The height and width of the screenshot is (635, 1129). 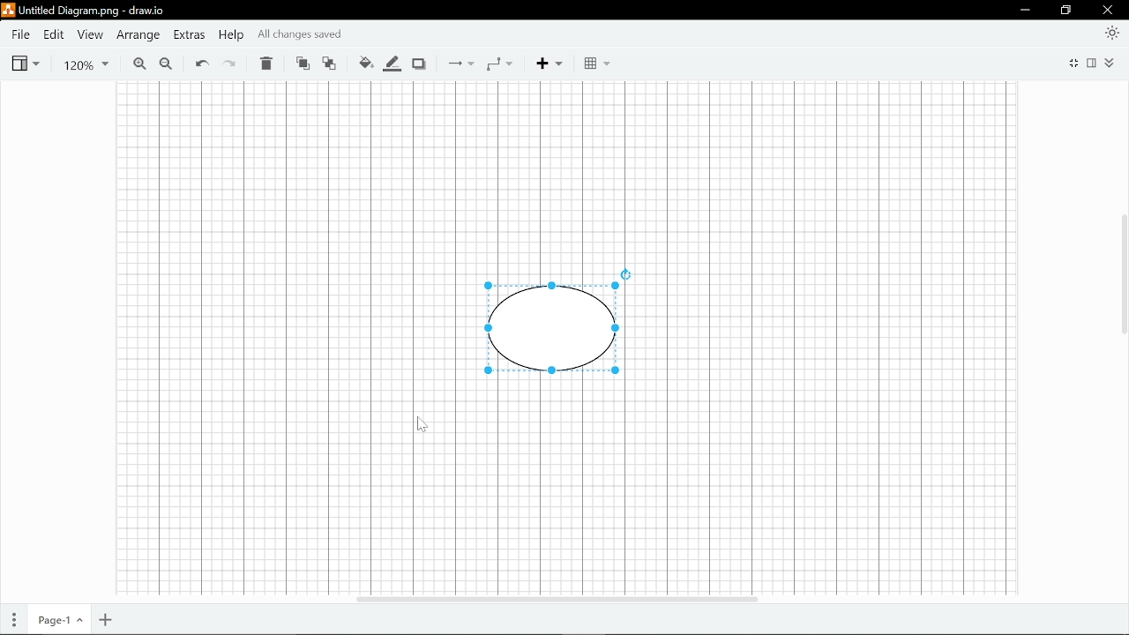 I want to click on Undo, so click(x=198, y=63).